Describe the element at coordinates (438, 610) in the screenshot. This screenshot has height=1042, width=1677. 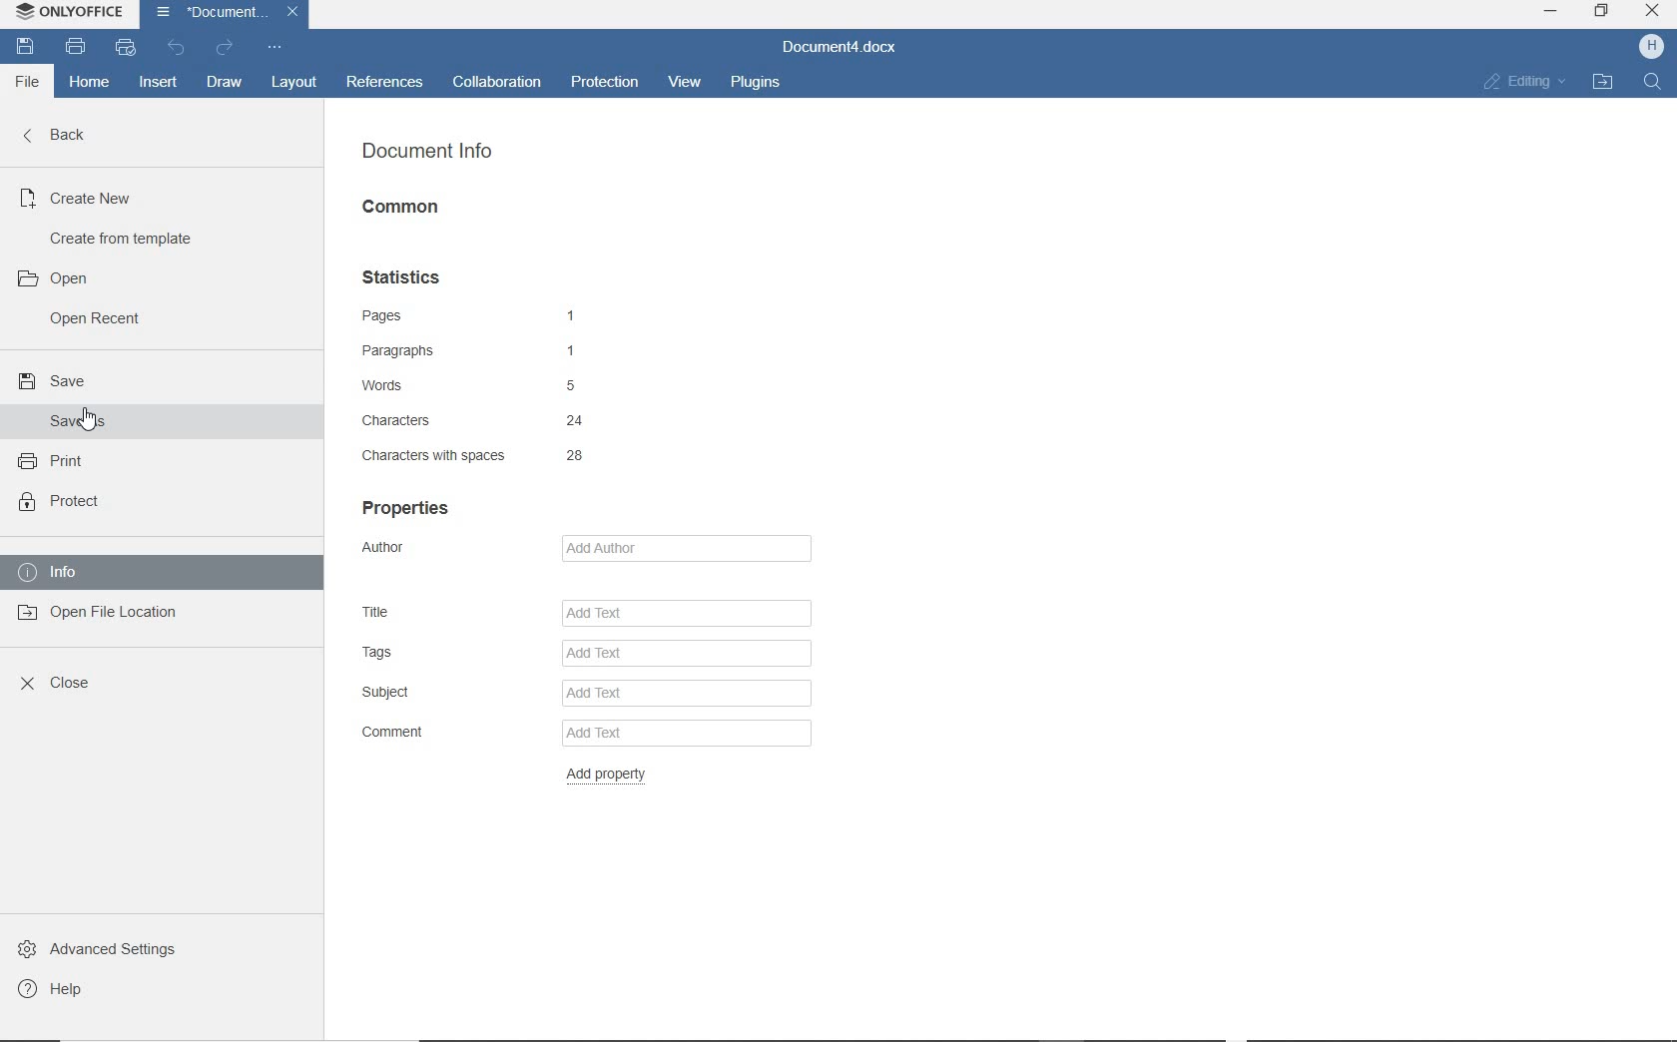
I see `title` at that location.